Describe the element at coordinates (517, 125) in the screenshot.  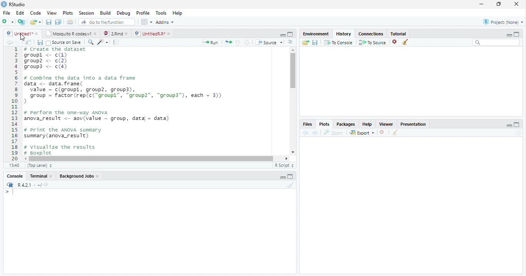
I see `Maximize` at that location.